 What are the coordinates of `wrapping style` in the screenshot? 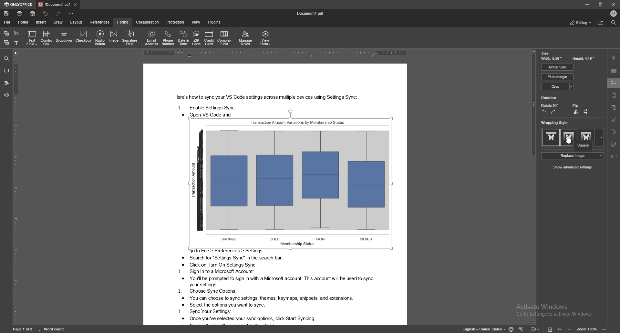 It's located at (556, 122).